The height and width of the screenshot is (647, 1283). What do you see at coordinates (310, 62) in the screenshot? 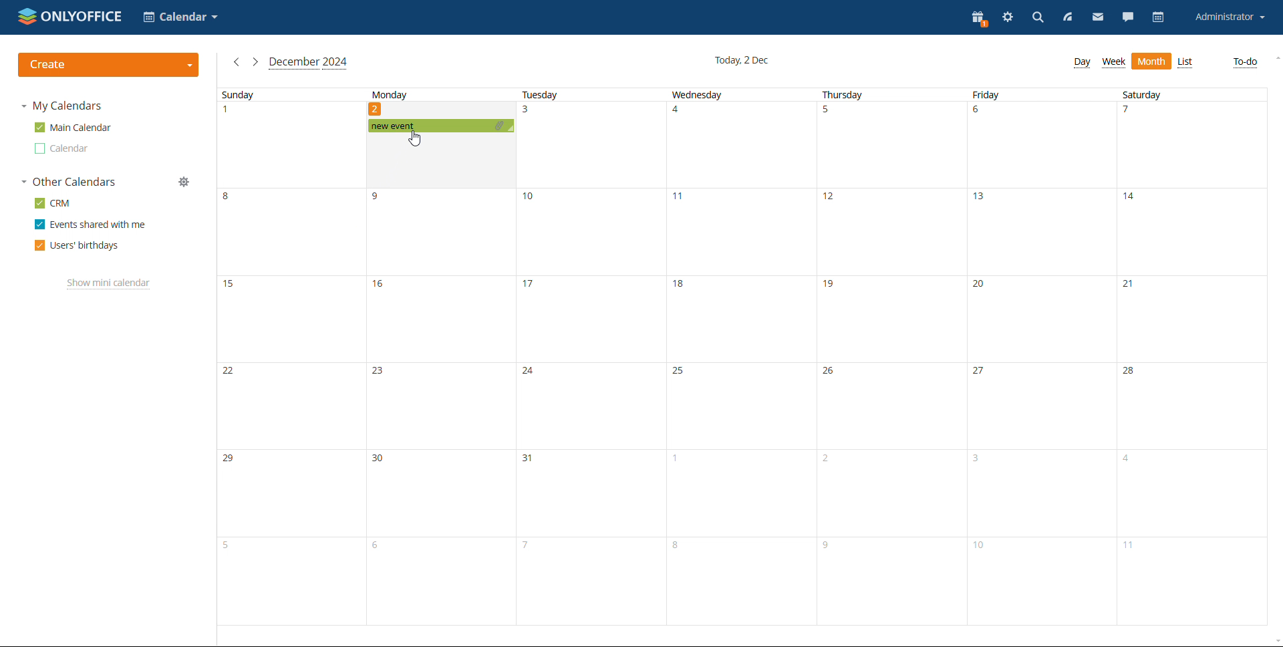
I see `December 2024` at bounding box center [310, 62].